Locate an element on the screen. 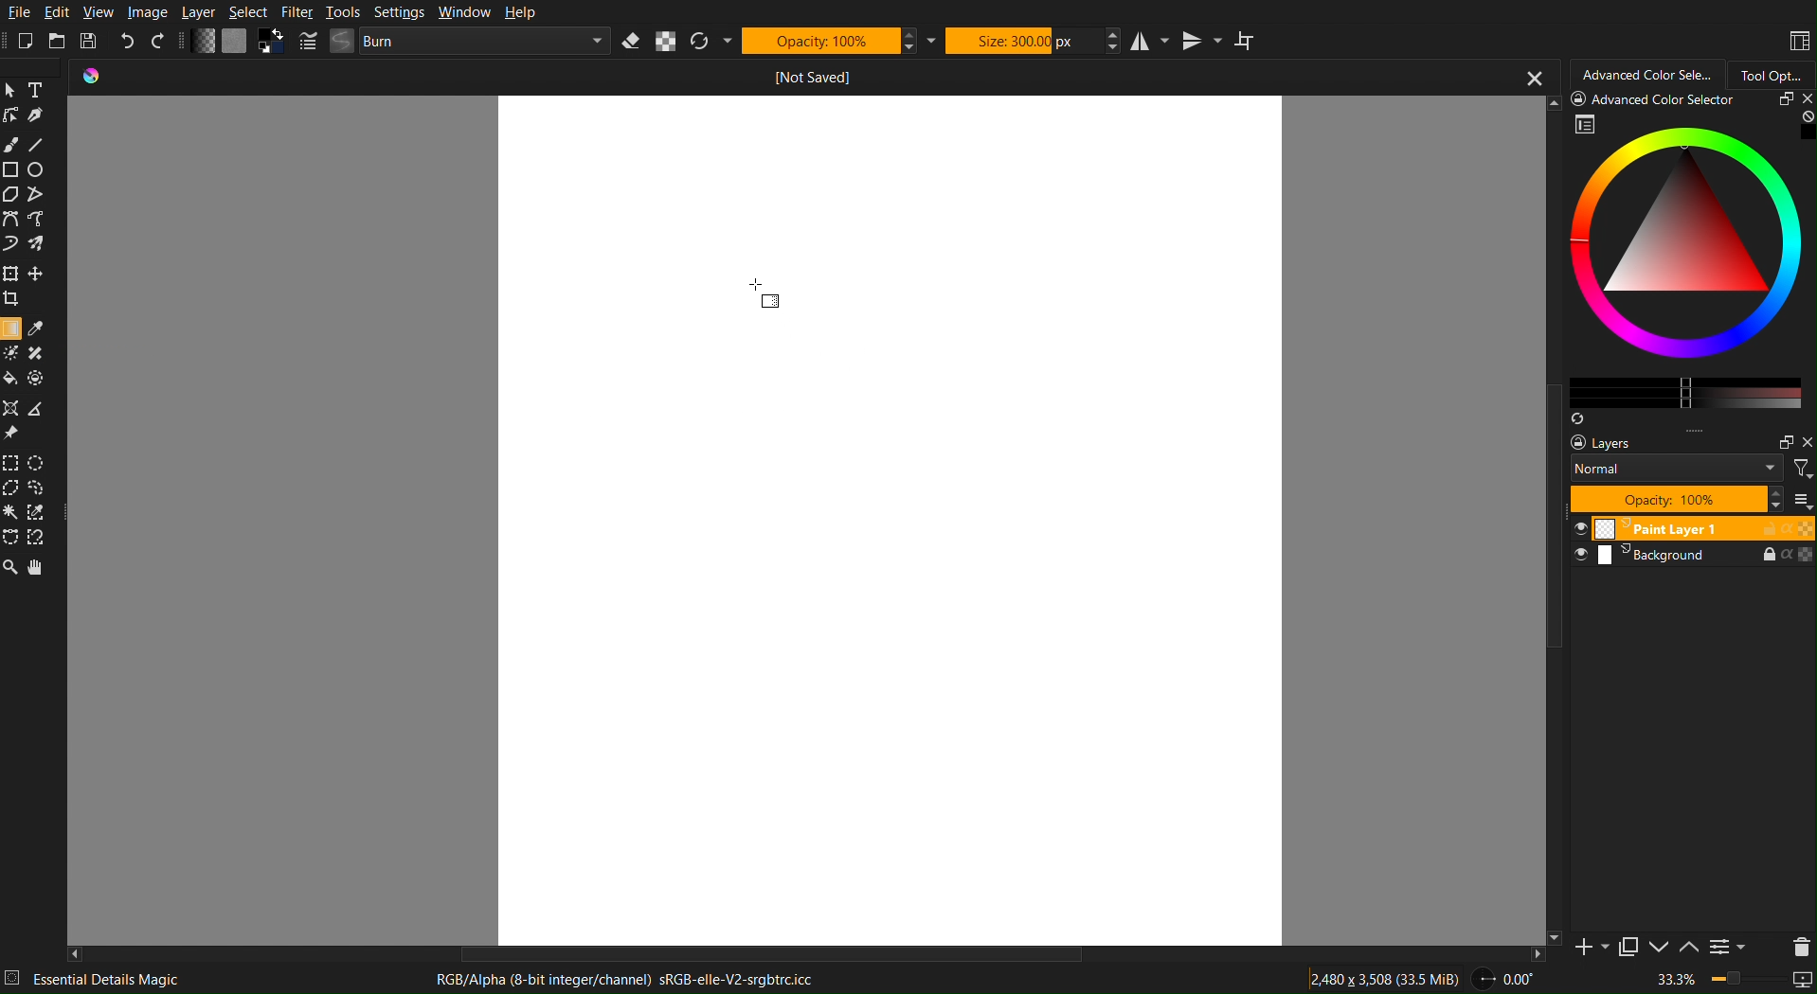  Color Settings is located at coordinates (235, 44).